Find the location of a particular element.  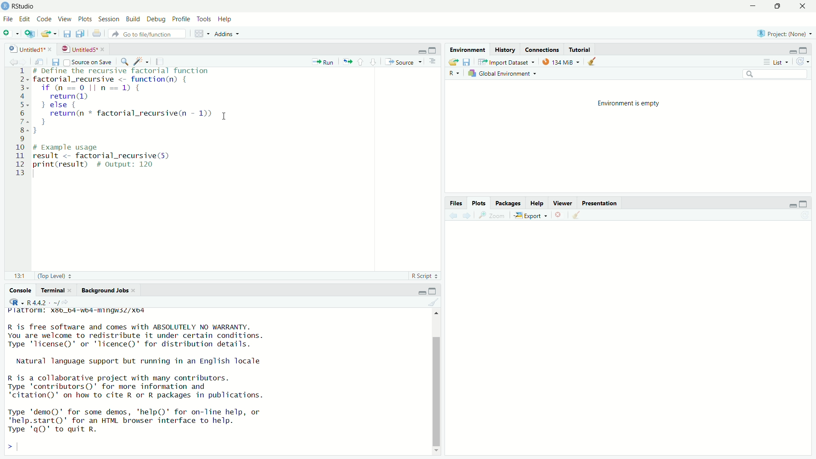

Print the current file is located at coordinates (100, 35).